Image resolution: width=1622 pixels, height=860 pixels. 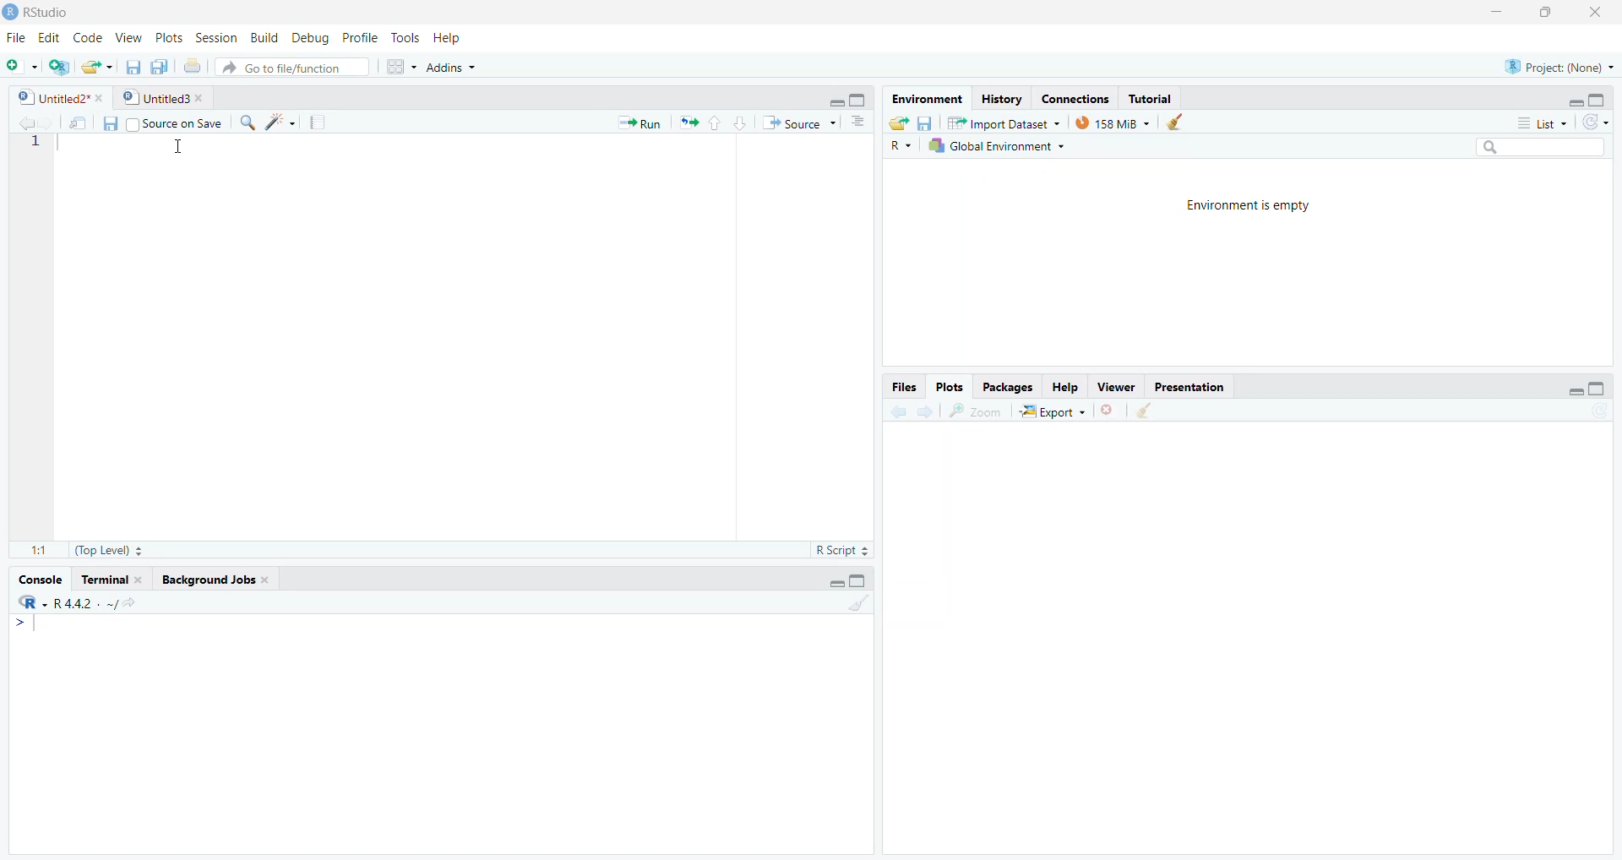 What do you see at coordinates (1259, 645) in the screenshot?
I see `Pane` at bounding box center [1259, 645].